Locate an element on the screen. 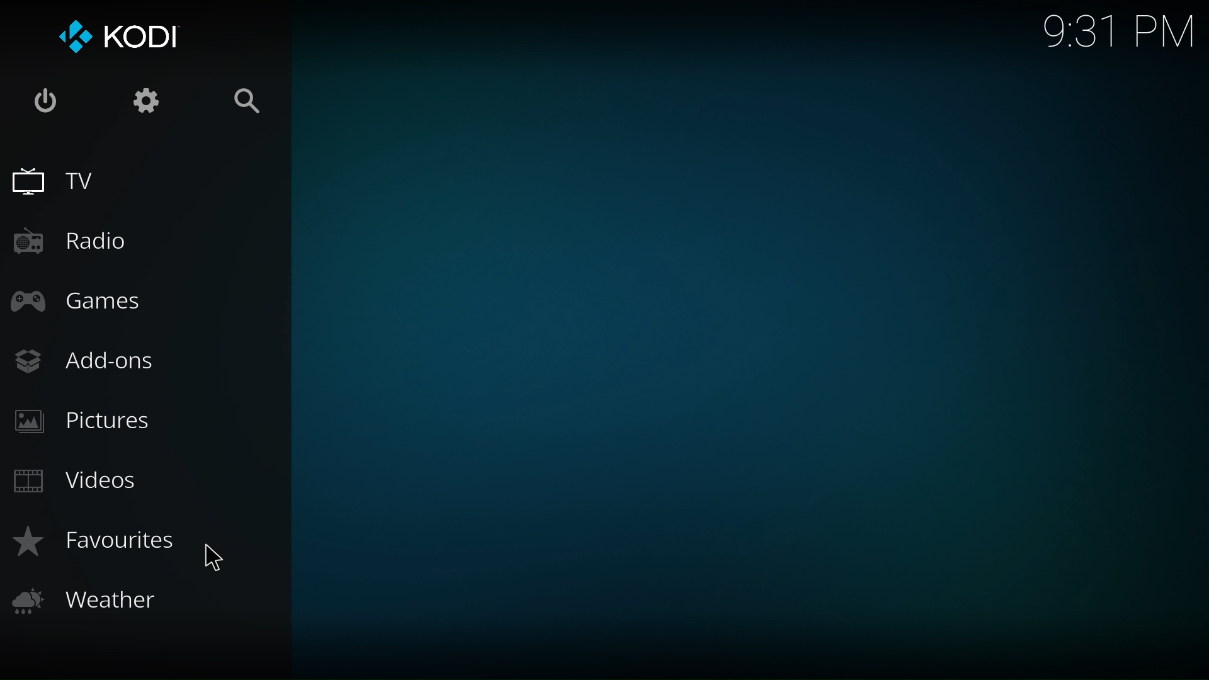  games is located at coordinates (86, 306).